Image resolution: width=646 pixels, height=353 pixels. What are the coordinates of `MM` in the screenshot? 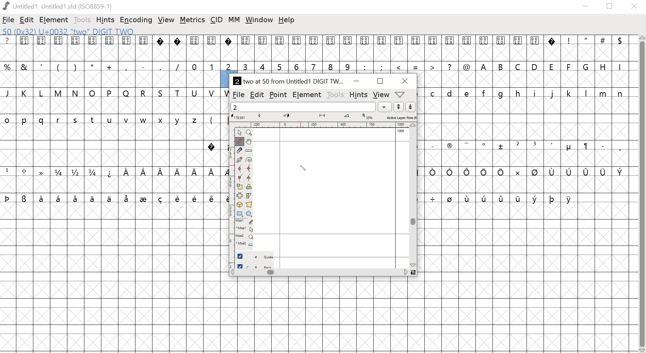 It's located at (233, 20).